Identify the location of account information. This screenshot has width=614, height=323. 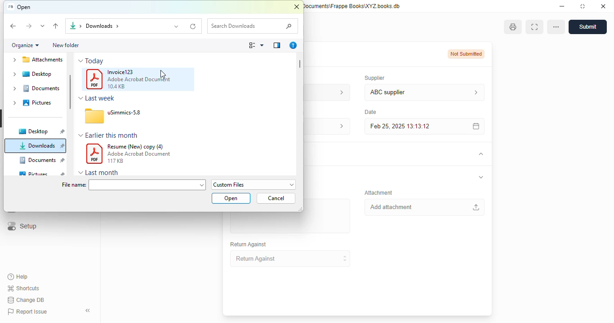
(338, 127).